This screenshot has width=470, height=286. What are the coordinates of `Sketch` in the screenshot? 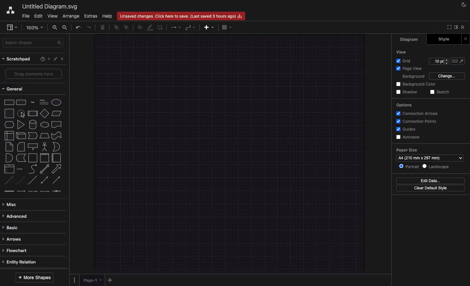 It's located at (441, 92).